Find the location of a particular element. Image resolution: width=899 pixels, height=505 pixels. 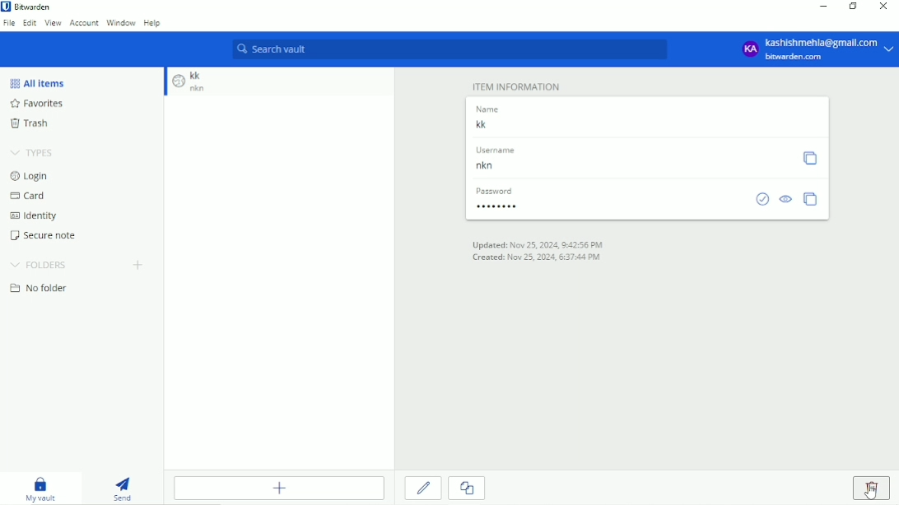

Account is located at coordinates (84, 23).